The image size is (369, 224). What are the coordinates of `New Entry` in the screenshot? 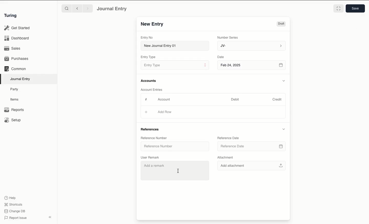 It's located at (152, 24).